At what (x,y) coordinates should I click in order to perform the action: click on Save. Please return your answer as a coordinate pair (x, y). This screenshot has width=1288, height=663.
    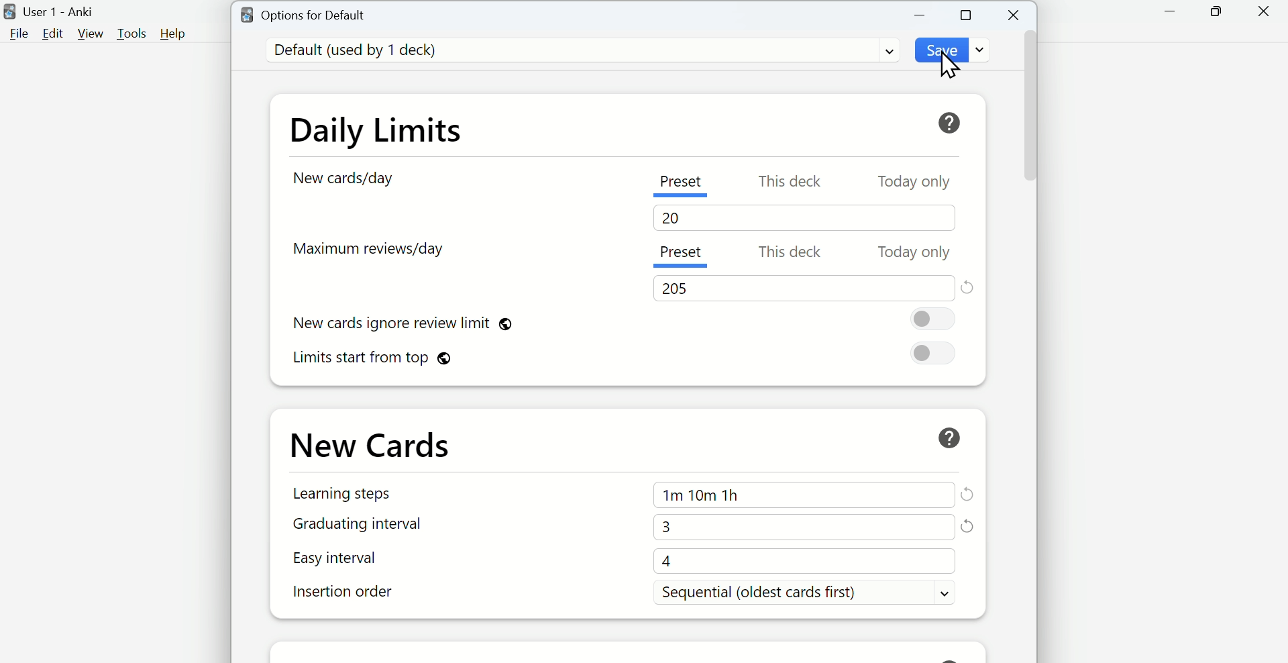
    Looking at the image, I should click on (937, 49).